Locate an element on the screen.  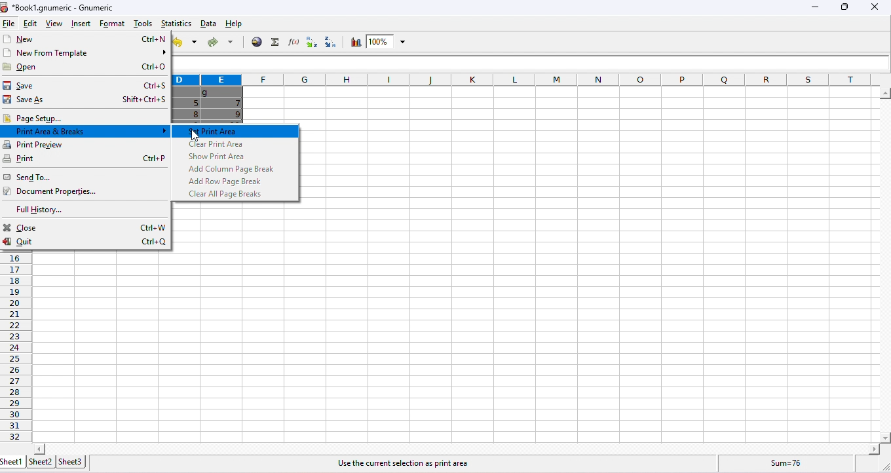
clear print area is located at coordinates (217, 144).